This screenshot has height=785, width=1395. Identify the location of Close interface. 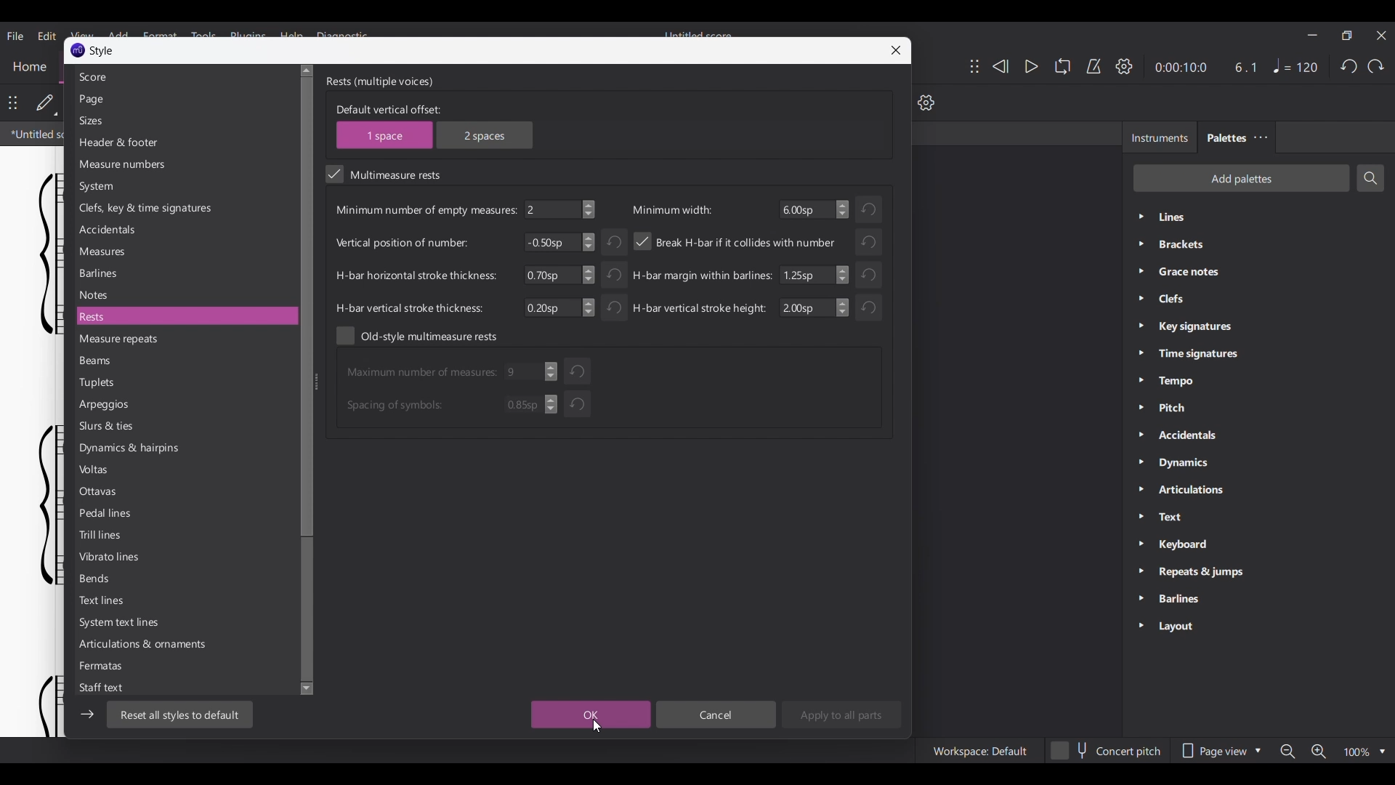
(1381, 36).